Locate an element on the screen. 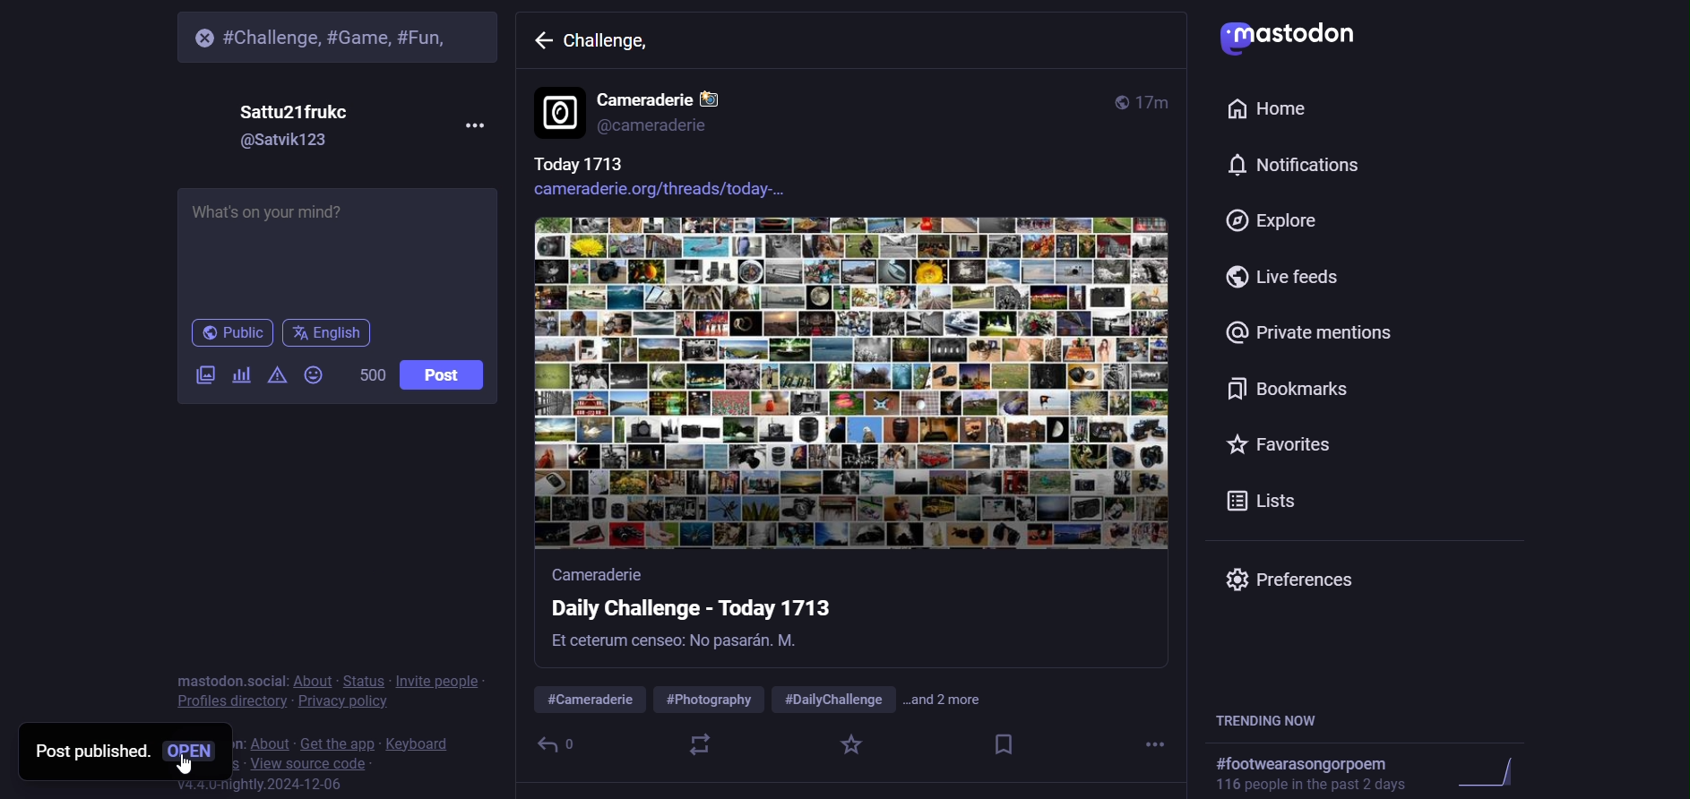 This screenshot has height=799, width=1690. image is located at coordinates (857, 386).